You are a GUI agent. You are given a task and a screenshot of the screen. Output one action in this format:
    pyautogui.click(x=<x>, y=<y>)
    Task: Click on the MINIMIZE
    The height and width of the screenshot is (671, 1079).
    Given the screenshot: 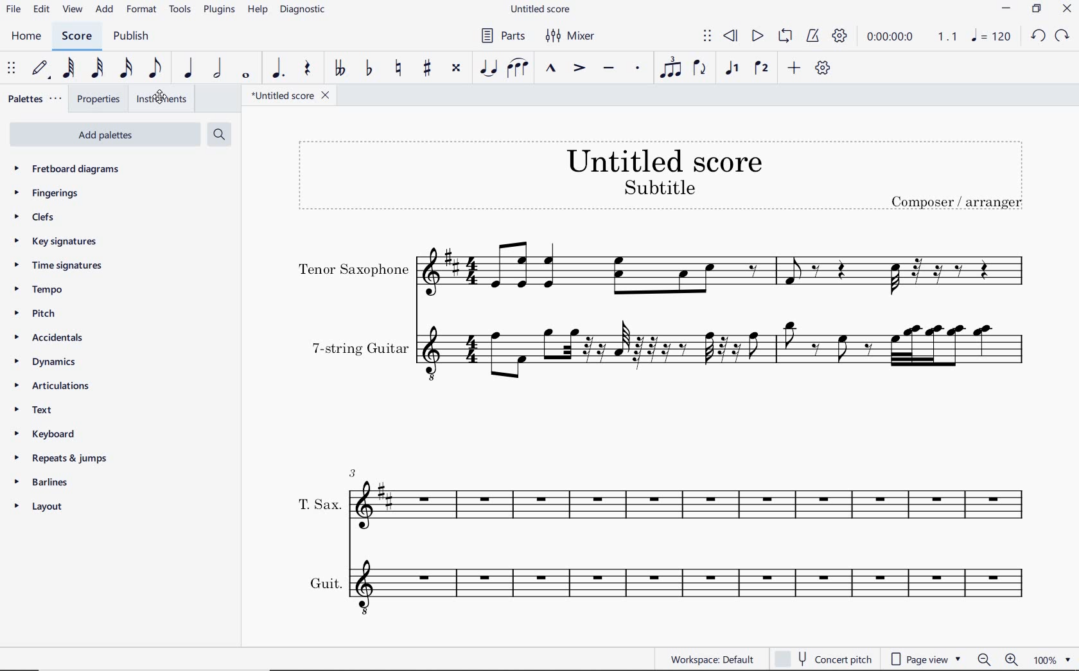 What is the action you would take?
    pyautogui.click(x=1007, y=10)
    